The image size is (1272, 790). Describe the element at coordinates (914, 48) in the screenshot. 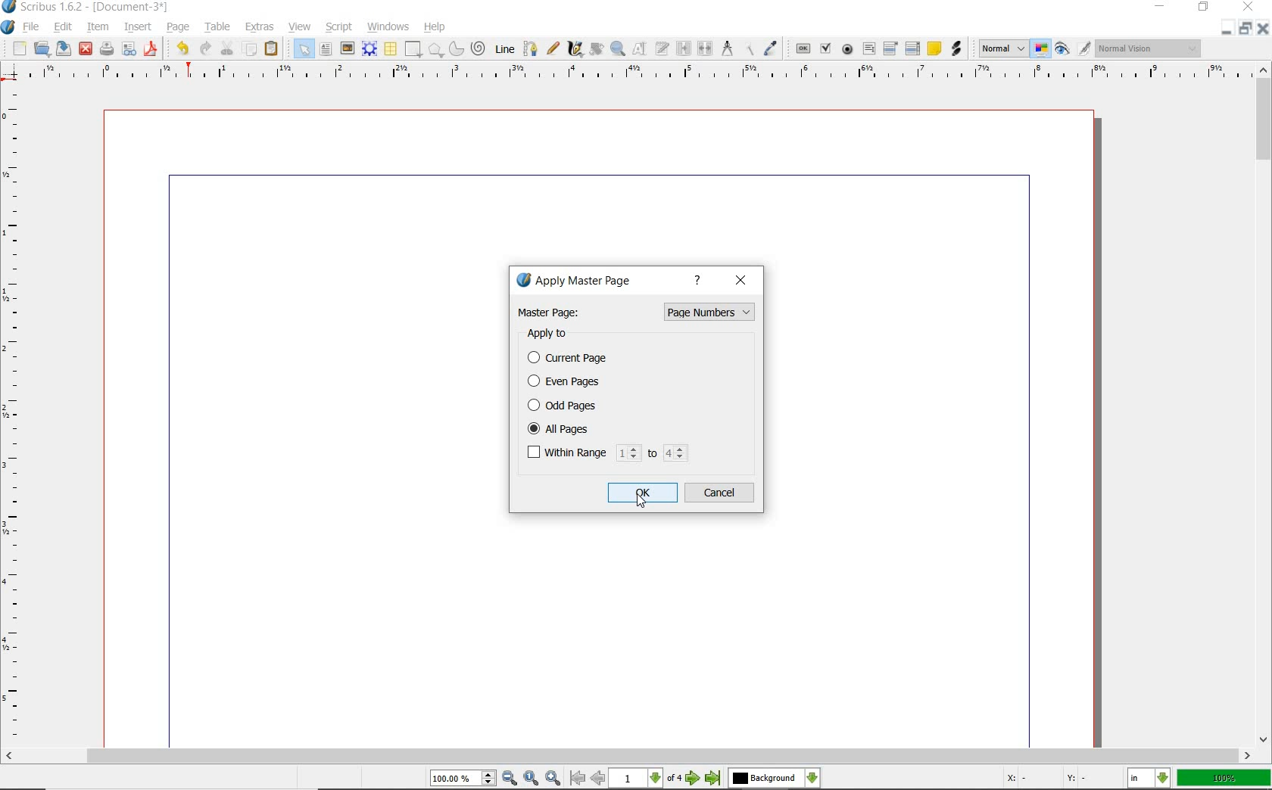

I see `pdf list box` at that location.